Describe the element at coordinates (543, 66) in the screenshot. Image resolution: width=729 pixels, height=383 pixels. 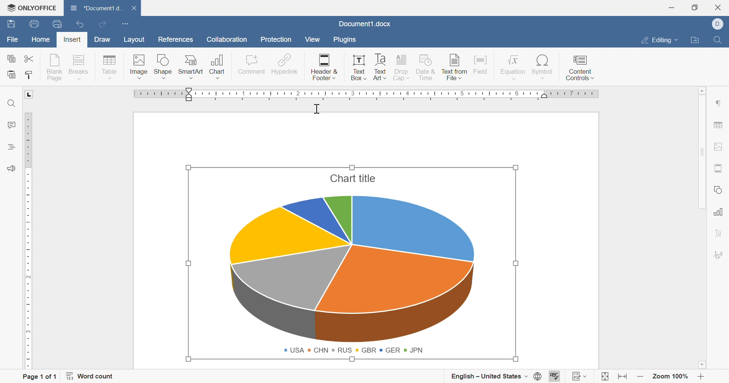
I see `Symbol` at that location.